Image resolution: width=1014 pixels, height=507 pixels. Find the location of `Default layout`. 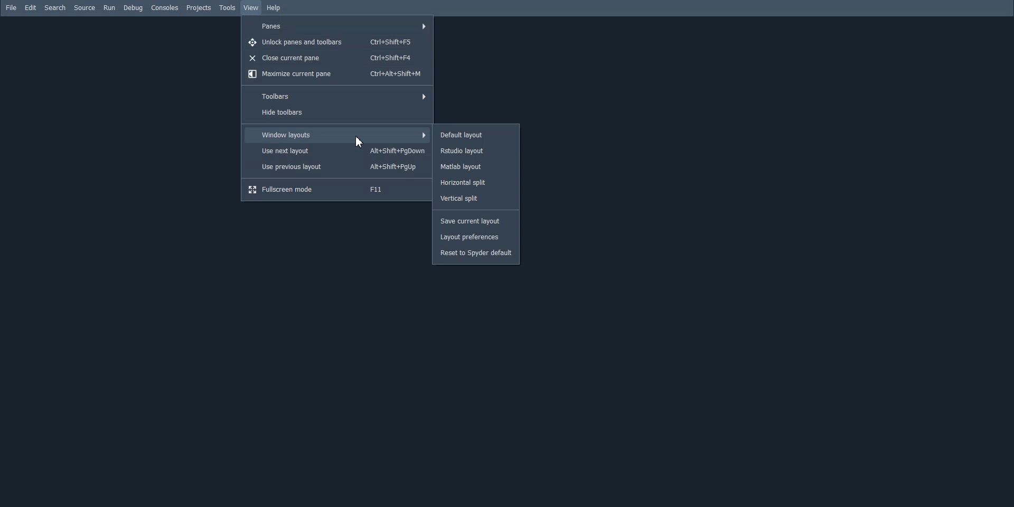

Default layout is located at coordinates (476, 135).